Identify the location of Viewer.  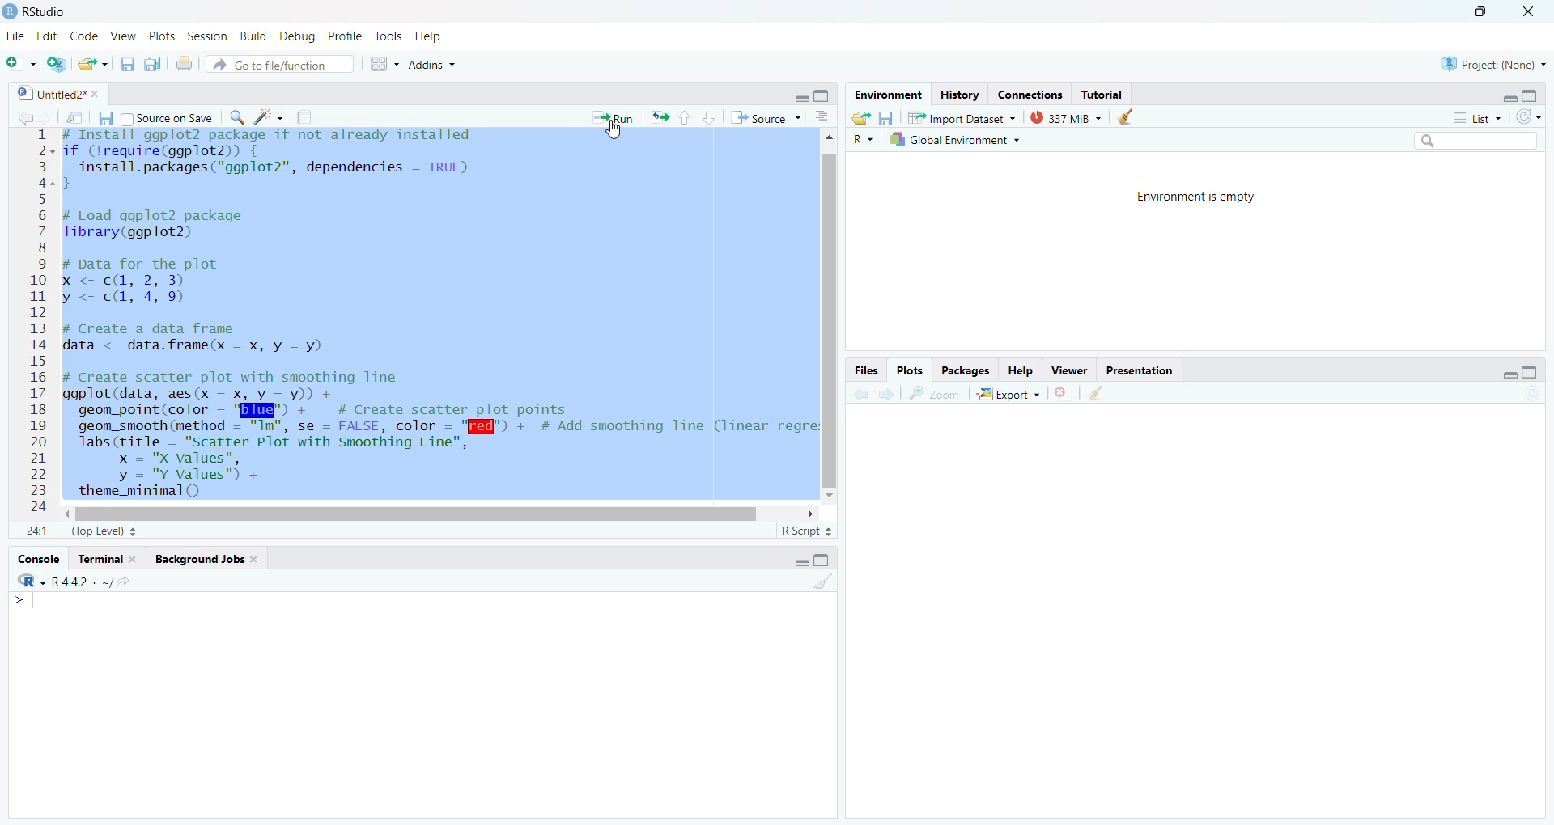
(1069, 370).